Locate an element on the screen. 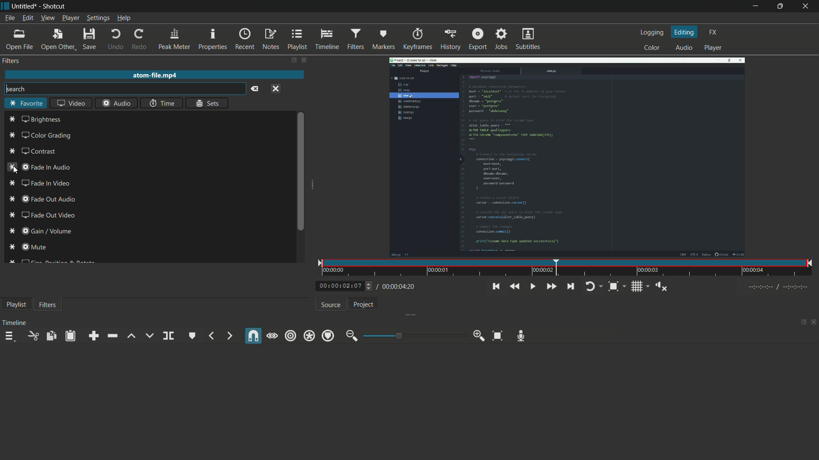 The height and width of the screenshot is (460, 819). keyframes is located at coordinates (418, 40).